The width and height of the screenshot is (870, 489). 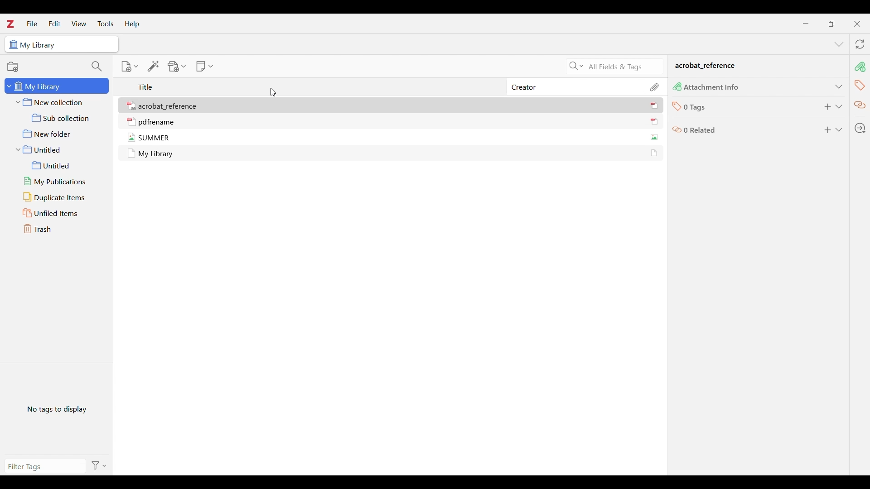 What do you see at coordinates (58, 118) in the screenshot?
I see `Sub collection` at bounding box center [58, 118].